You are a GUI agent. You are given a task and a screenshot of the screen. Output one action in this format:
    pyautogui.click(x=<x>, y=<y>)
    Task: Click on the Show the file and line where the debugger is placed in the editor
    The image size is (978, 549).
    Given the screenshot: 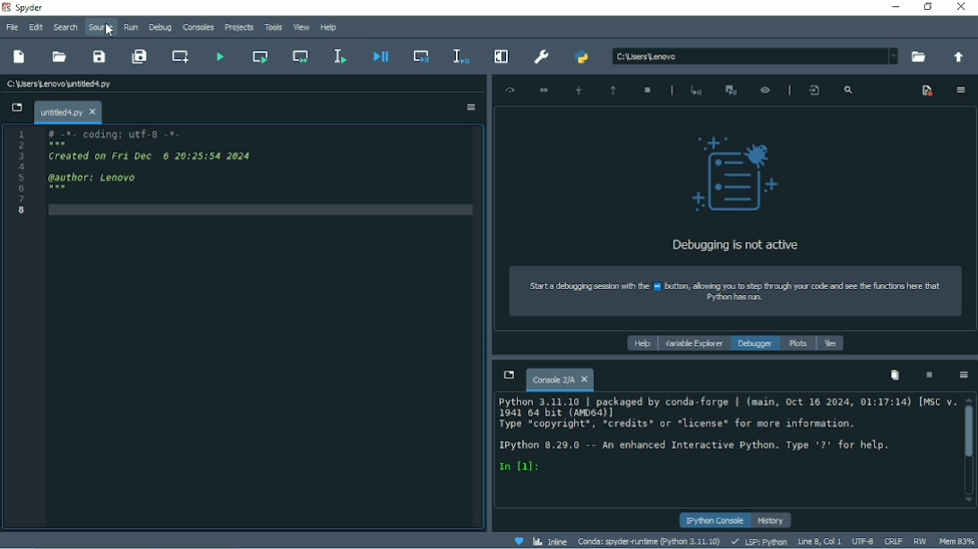 What is the action you would take?
    pyautogui.click(x=812, y=90)
    